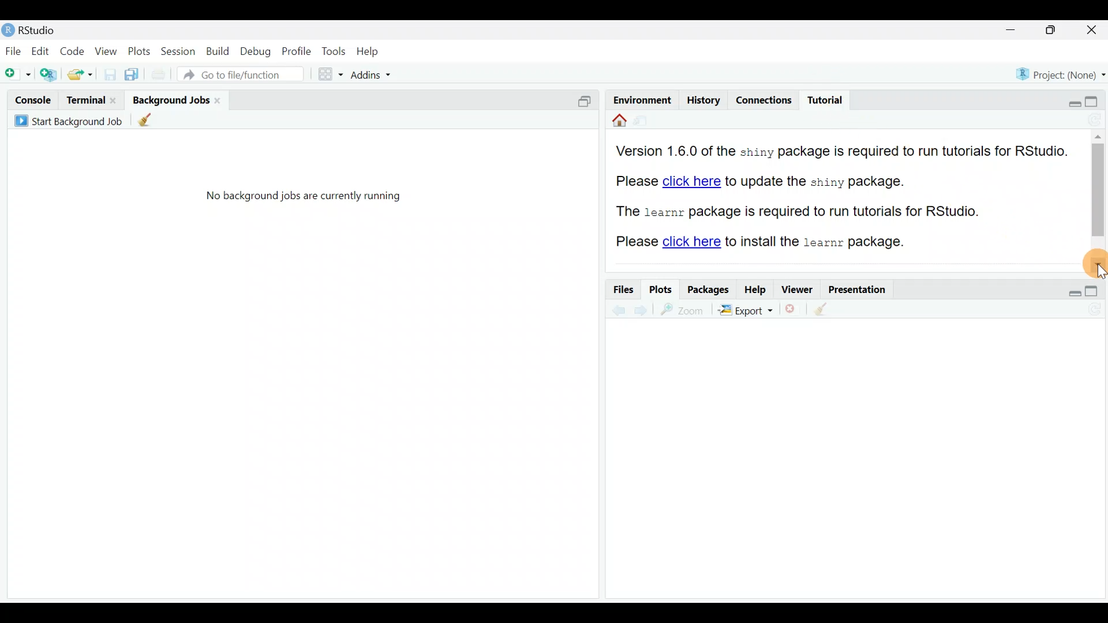 This screenshot has width=1108, height=623. Describe the element at coordinates (151, 122) in the screenshot. I see `clean up all completed background jobs` at that location.